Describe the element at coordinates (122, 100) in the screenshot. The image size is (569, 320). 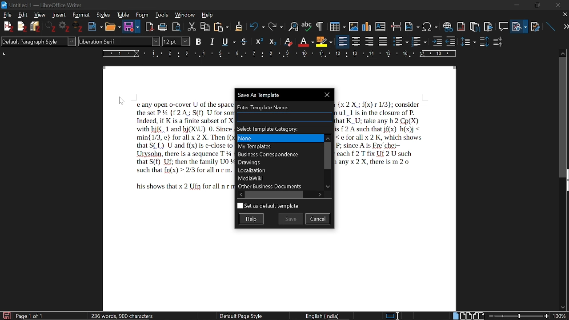
I see `cursor` at that location.